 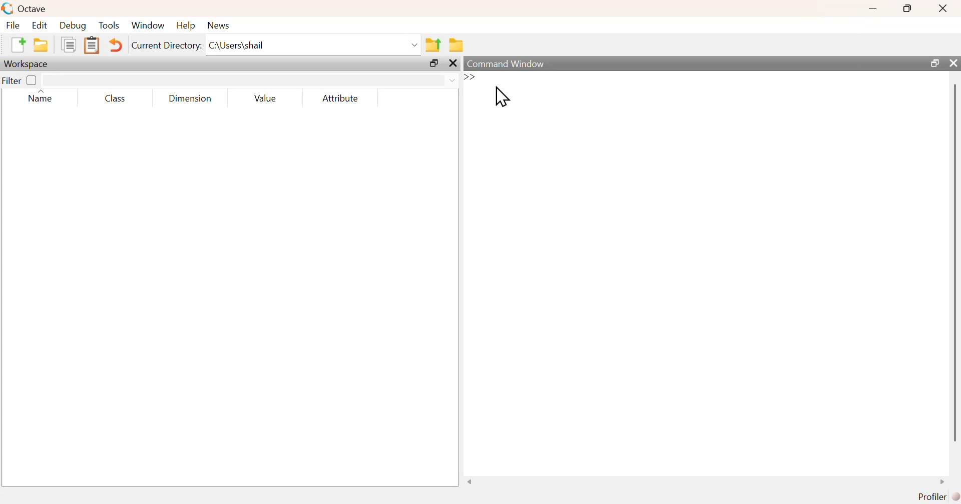 What do you see at coordinates (933, 62) in the screenshot?
I see `maximize` at bounding box center [933, 62].